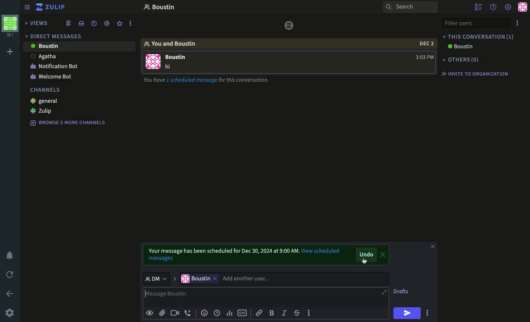 The image size is (530, 322). What do you see at coordinates (68, 123) in the screenshot?
I see `browse 3 more channels` at bounding box center [68, 123].